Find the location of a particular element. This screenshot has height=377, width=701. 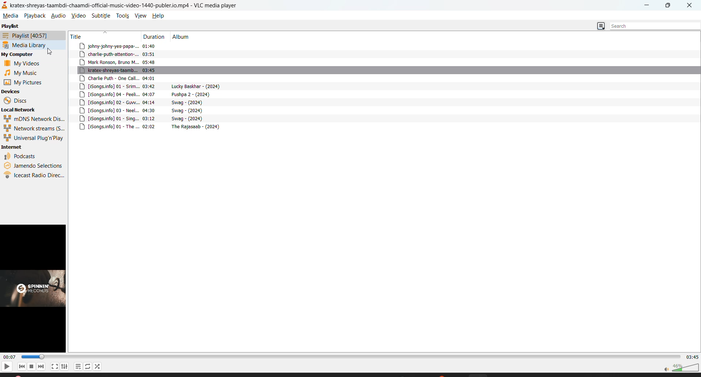

tools is located at coordinates (123, 16).